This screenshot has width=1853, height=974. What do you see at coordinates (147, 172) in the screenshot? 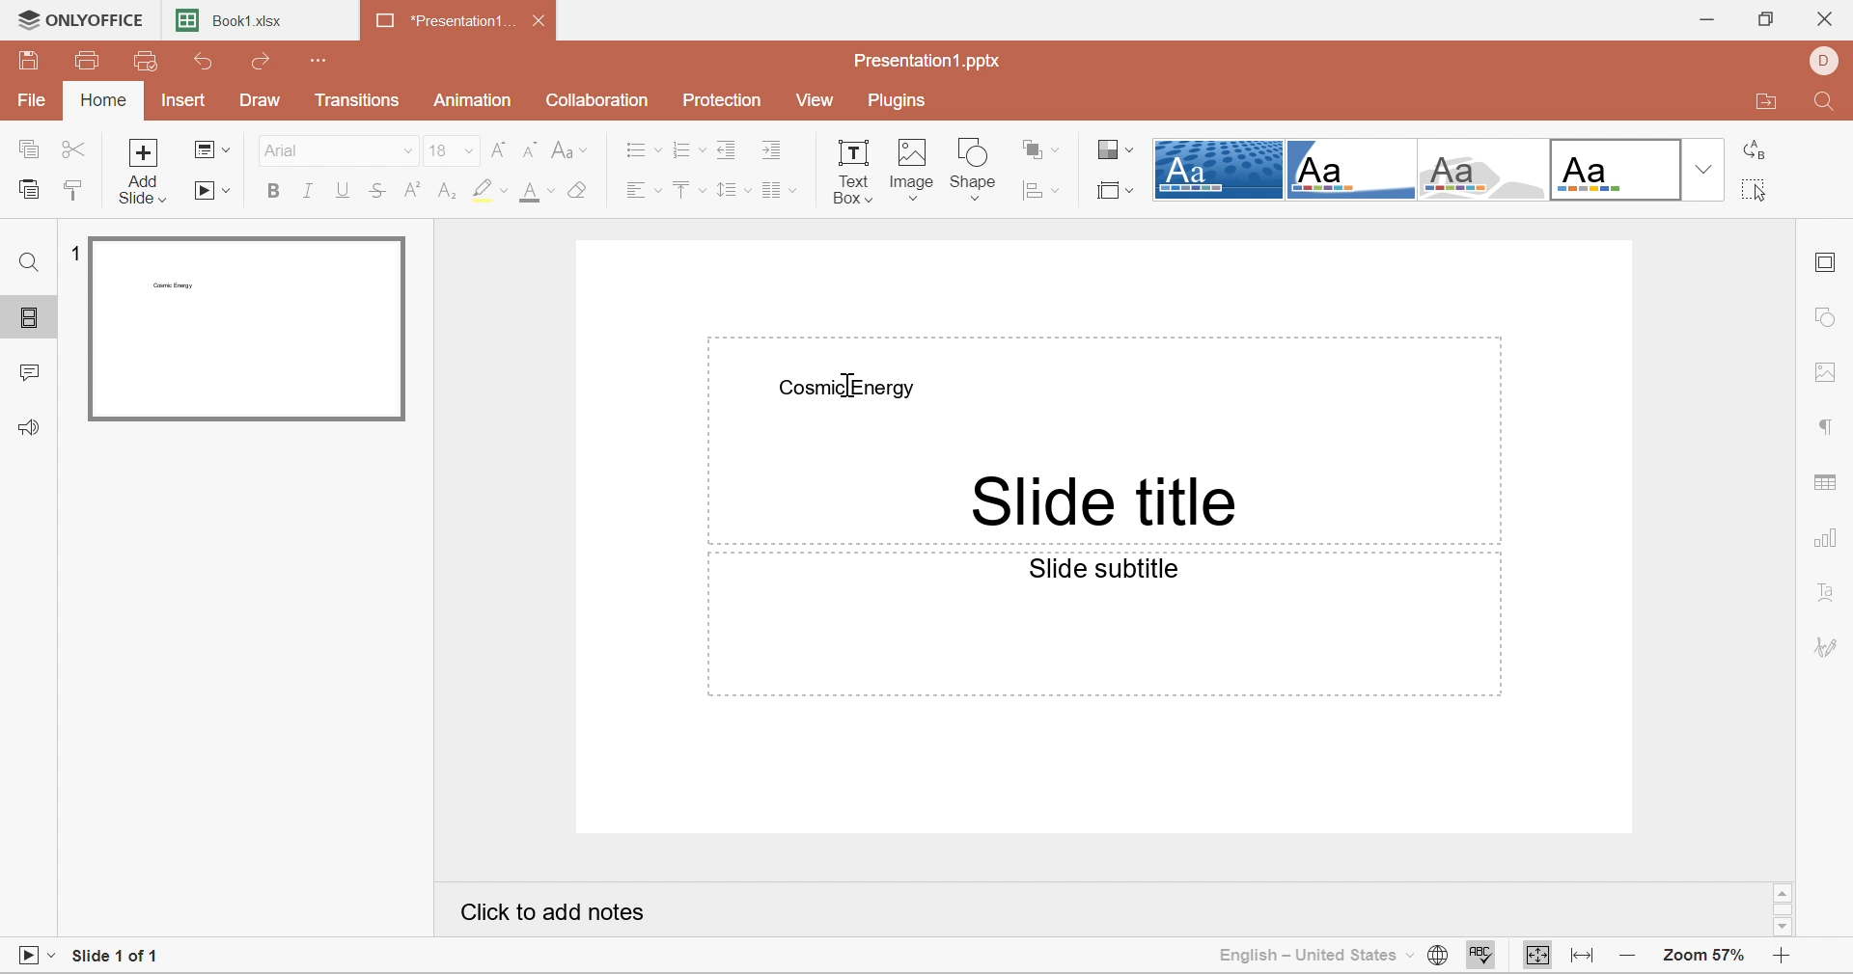
I see `Add slide` at bounding box center [147, 172].